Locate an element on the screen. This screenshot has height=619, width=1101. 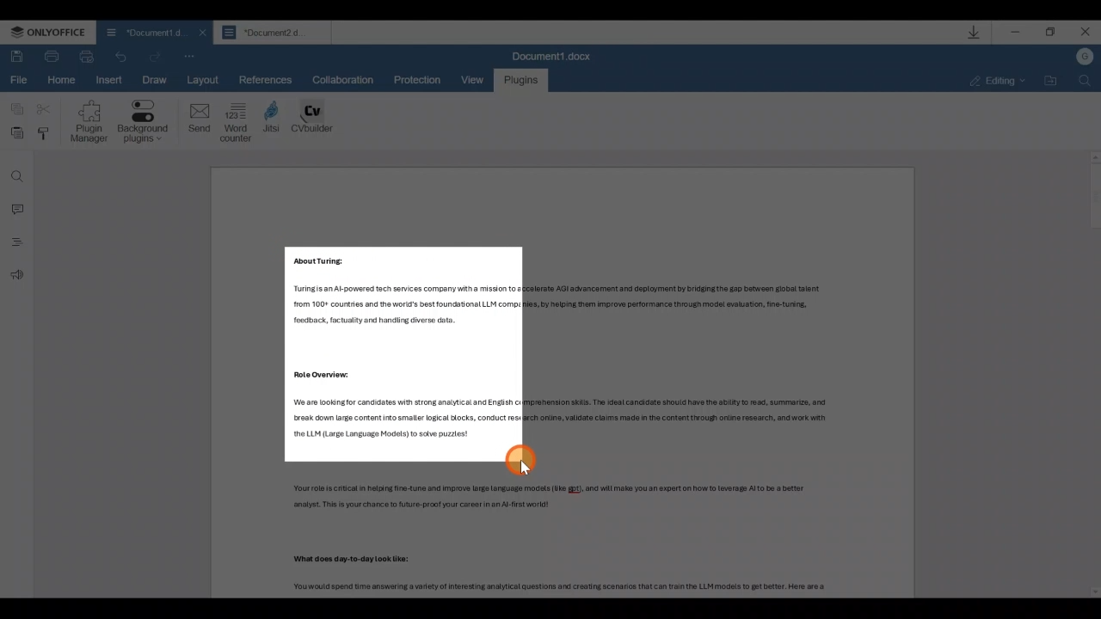
Open file location is located at coordinates (1048, 81).